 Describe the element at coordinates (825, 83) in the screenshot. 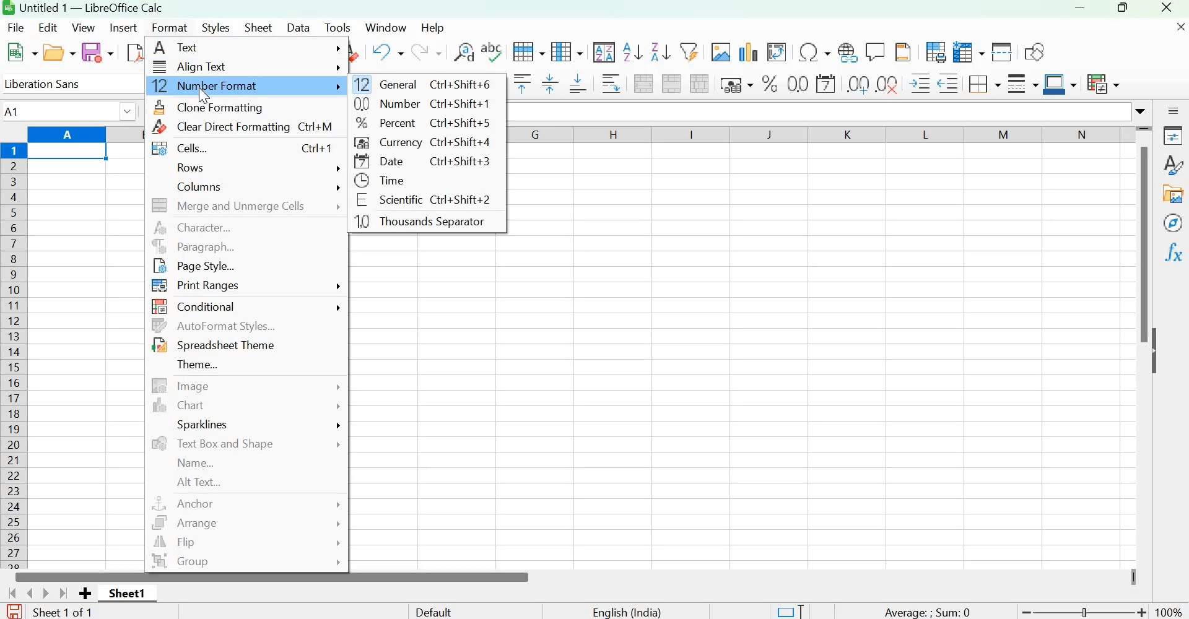

I see `Format as date` at that location.